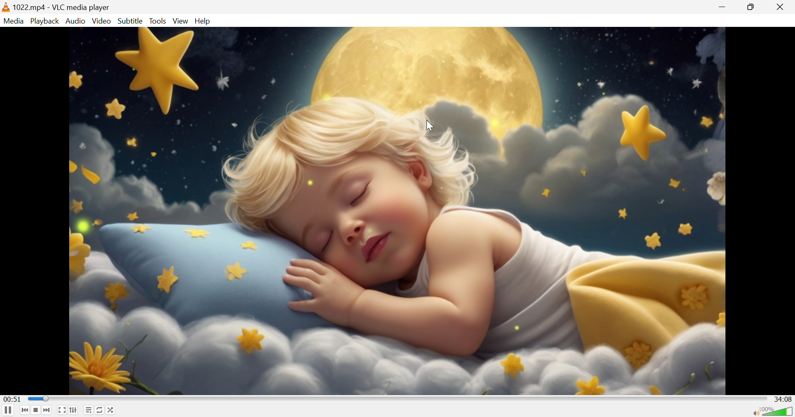 The image size is (795, 417). What do you see at coordinates (783, 7) in the screenshot?
I see `Close` at bounding box center [783, 7].